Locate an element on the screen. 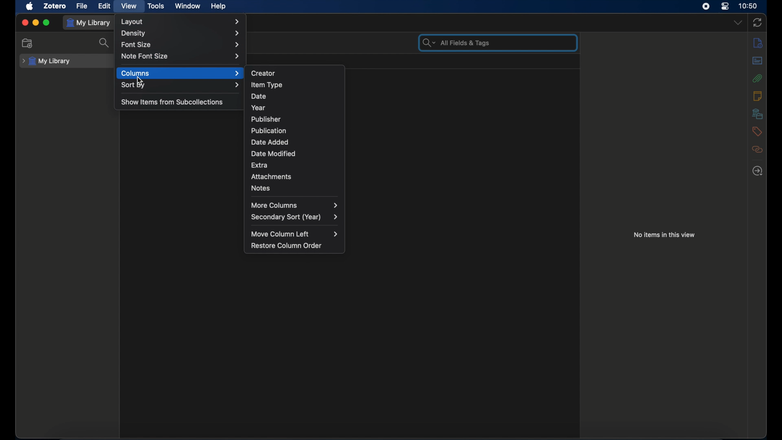  attachments is located at coordinates (272, 177).